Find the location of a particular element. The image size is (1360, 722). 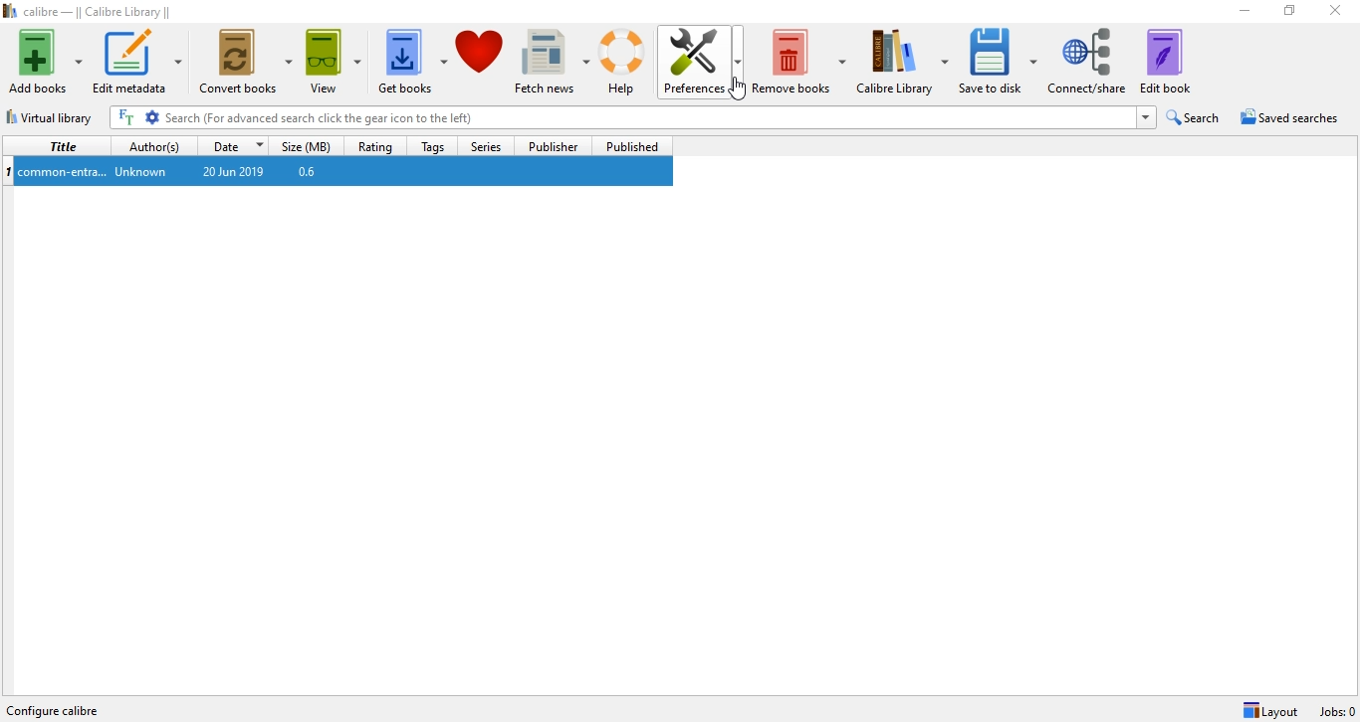

Help is located at coordinates (625, 62).